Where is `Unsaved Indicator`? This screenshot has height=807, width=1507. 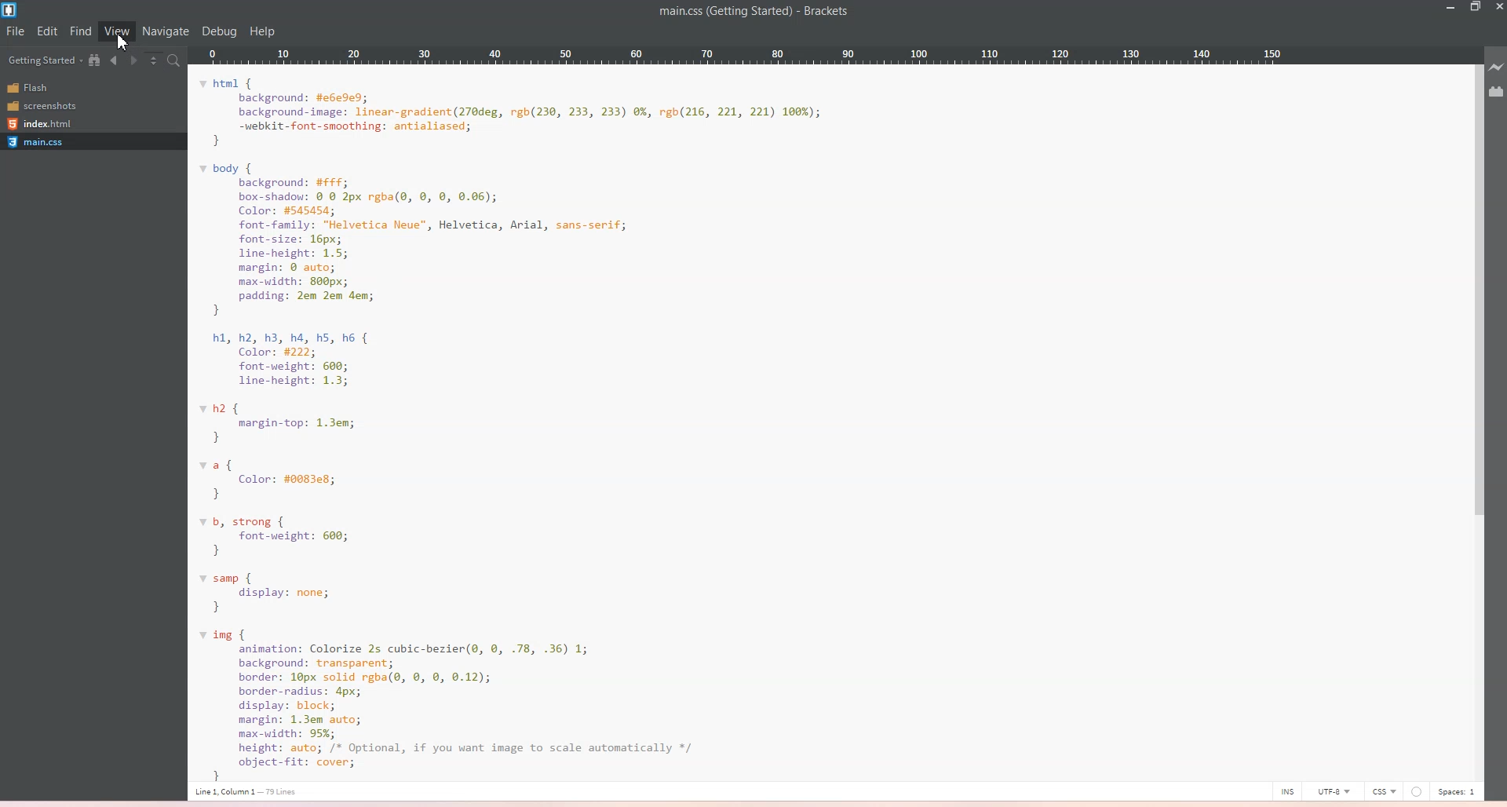
Unsaved Indicator is located at coordinates (1414, 791).